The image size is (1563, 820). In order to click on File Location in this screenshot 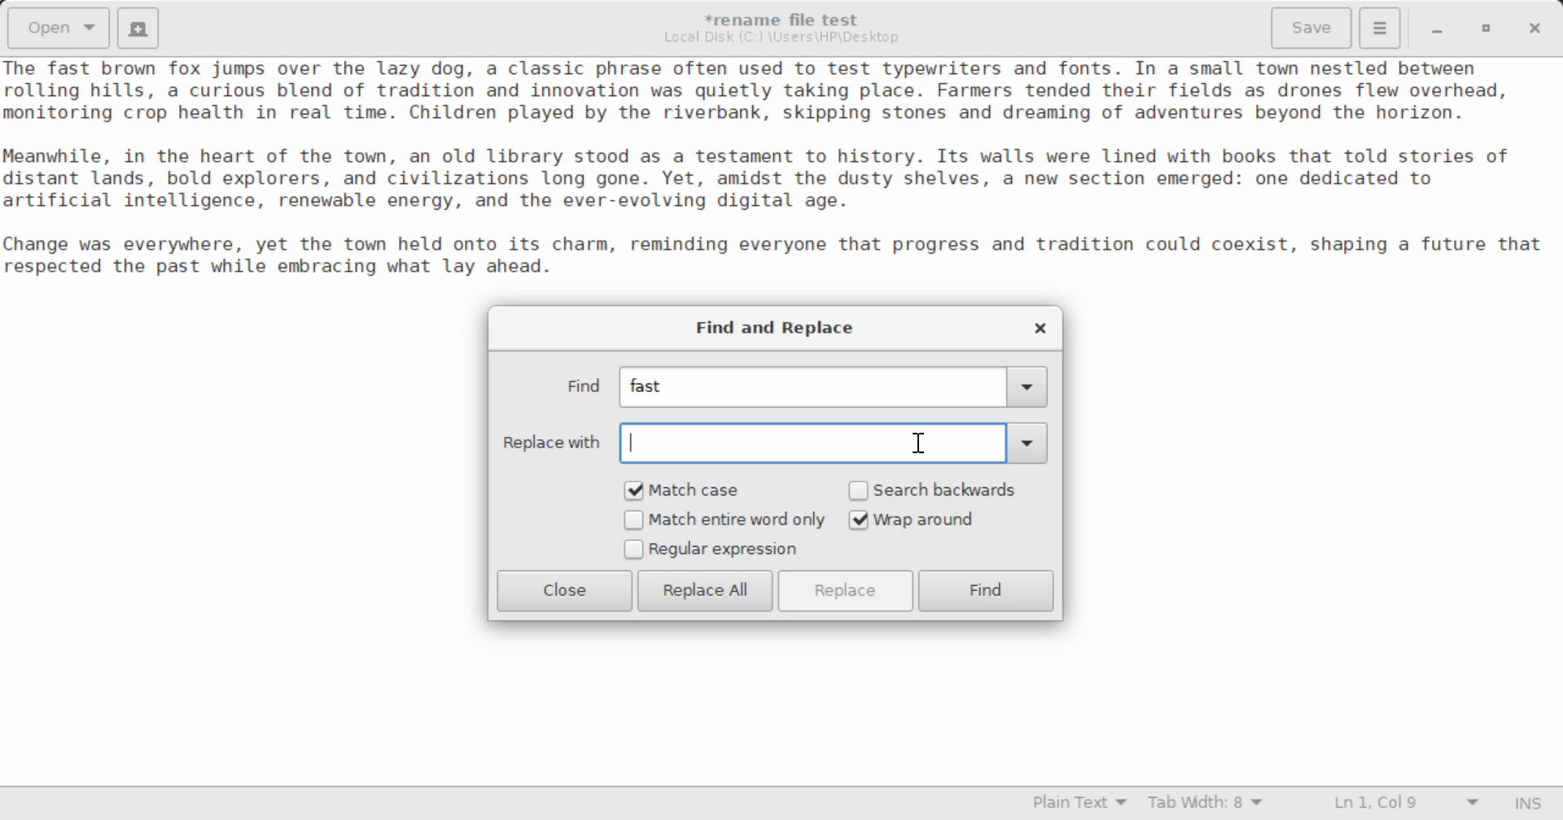, I will do `click(786, 39)`.